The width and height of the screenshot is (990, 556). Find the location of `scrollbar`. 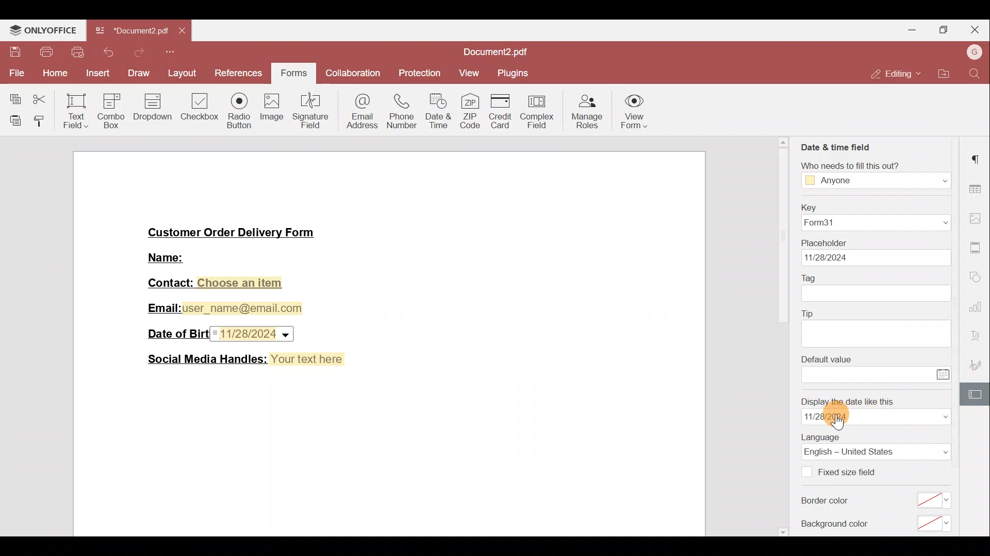

scrollbar is located at coordinates (784, 337).